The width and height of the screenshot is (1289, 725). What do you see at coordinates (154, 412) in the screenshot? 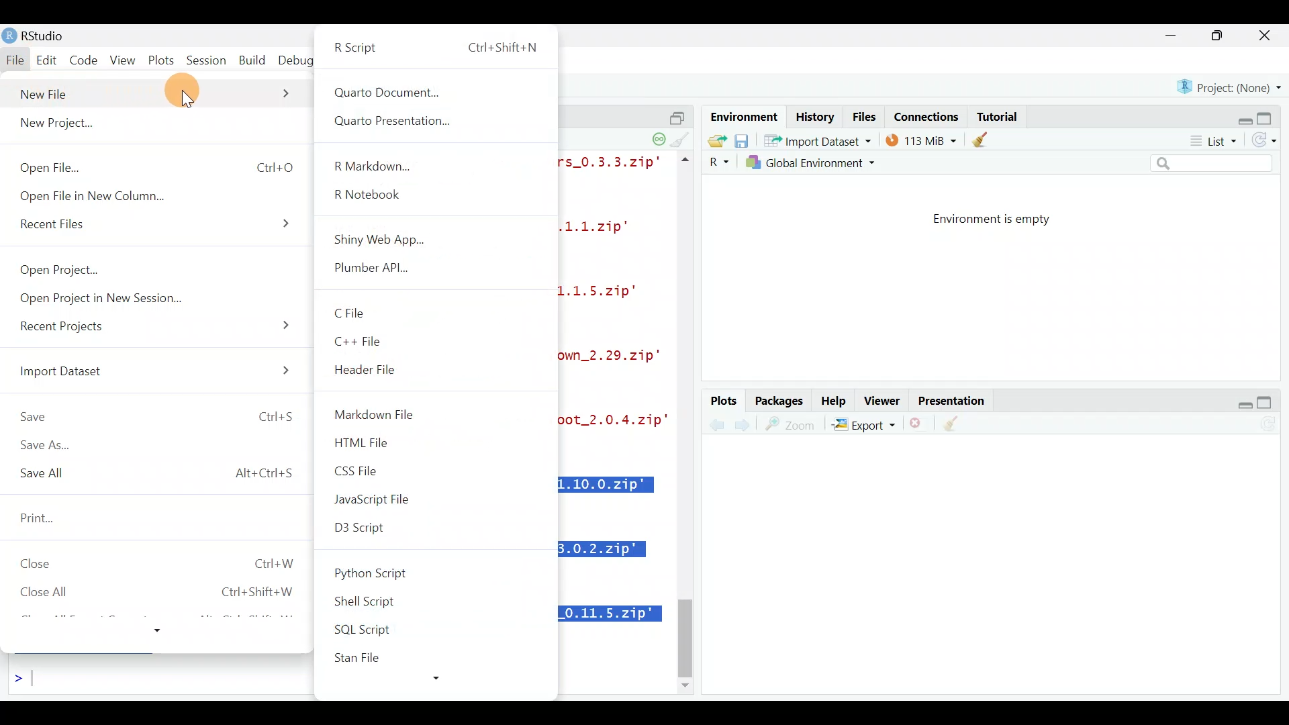
I see `Save Ctrl+S` at bounding box center [154, 412].